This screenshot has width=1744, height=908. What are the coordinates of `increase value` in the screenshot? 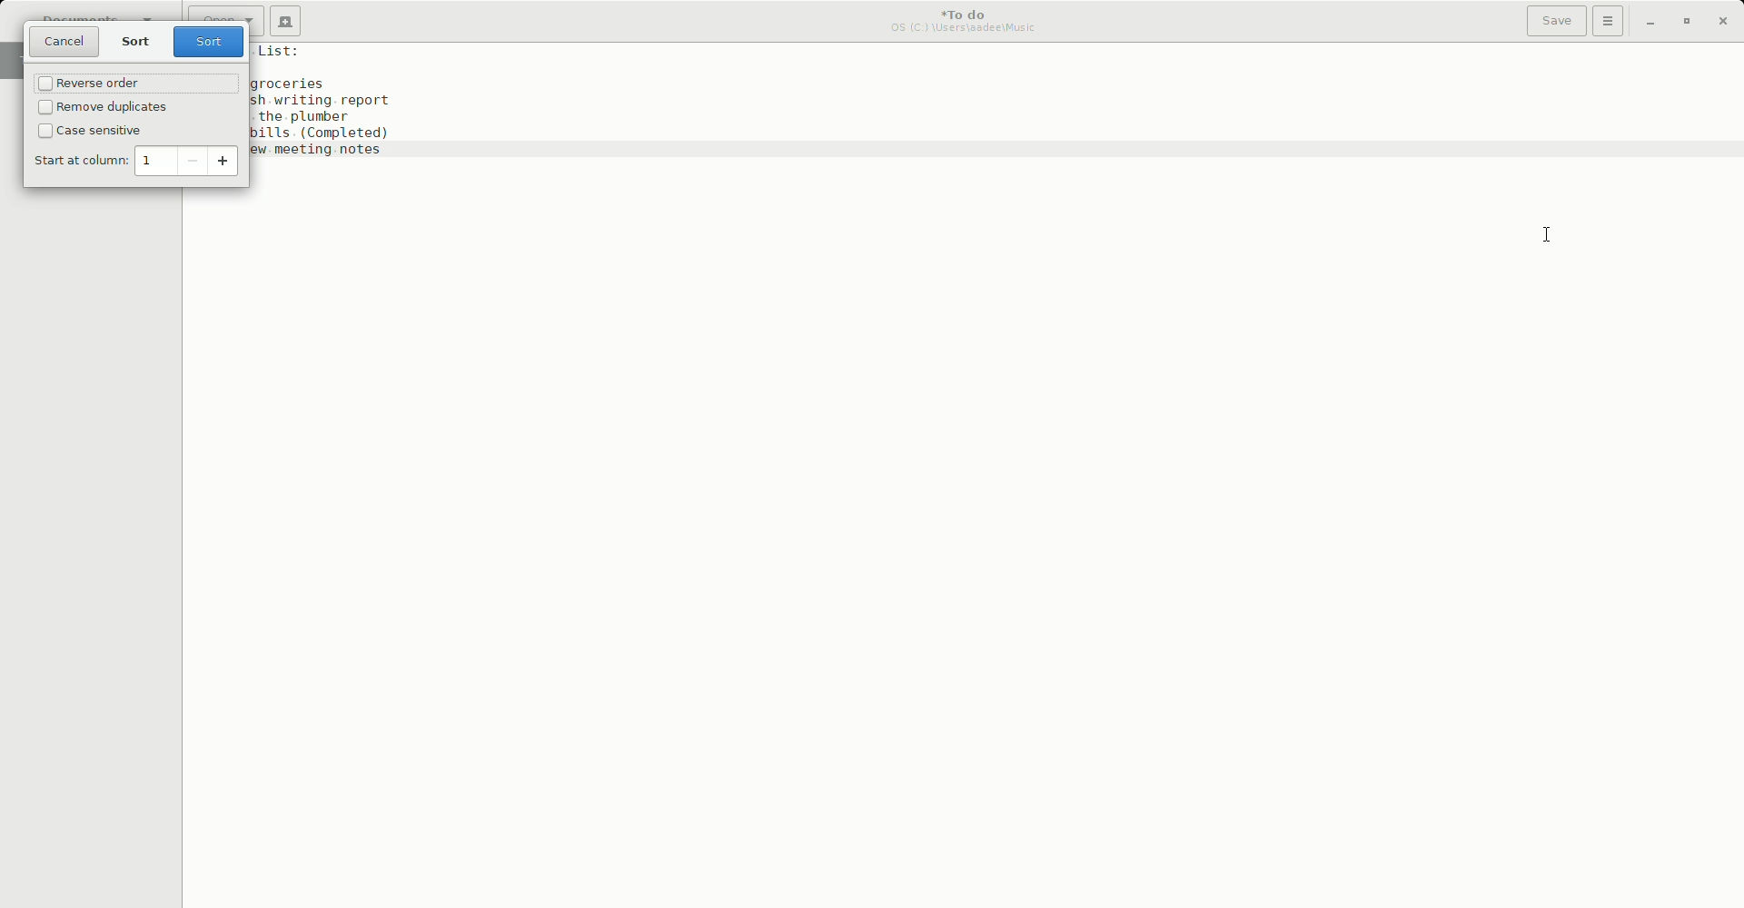 It's located at (226, 160).